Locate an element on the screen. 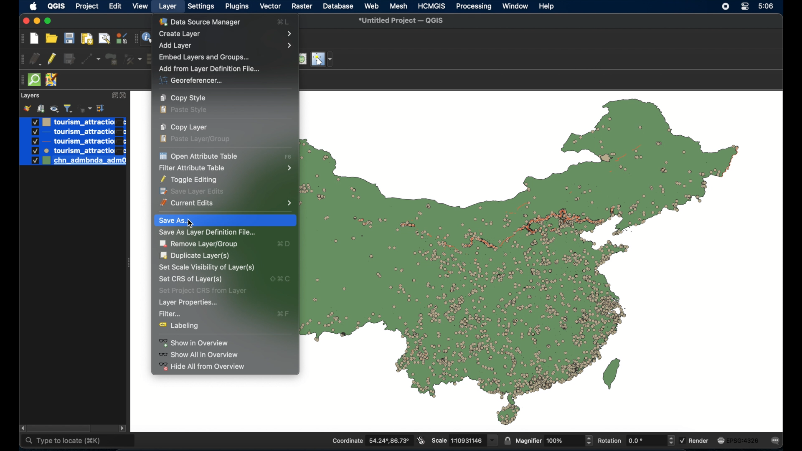  mesh is located at coordinates (398, 6).